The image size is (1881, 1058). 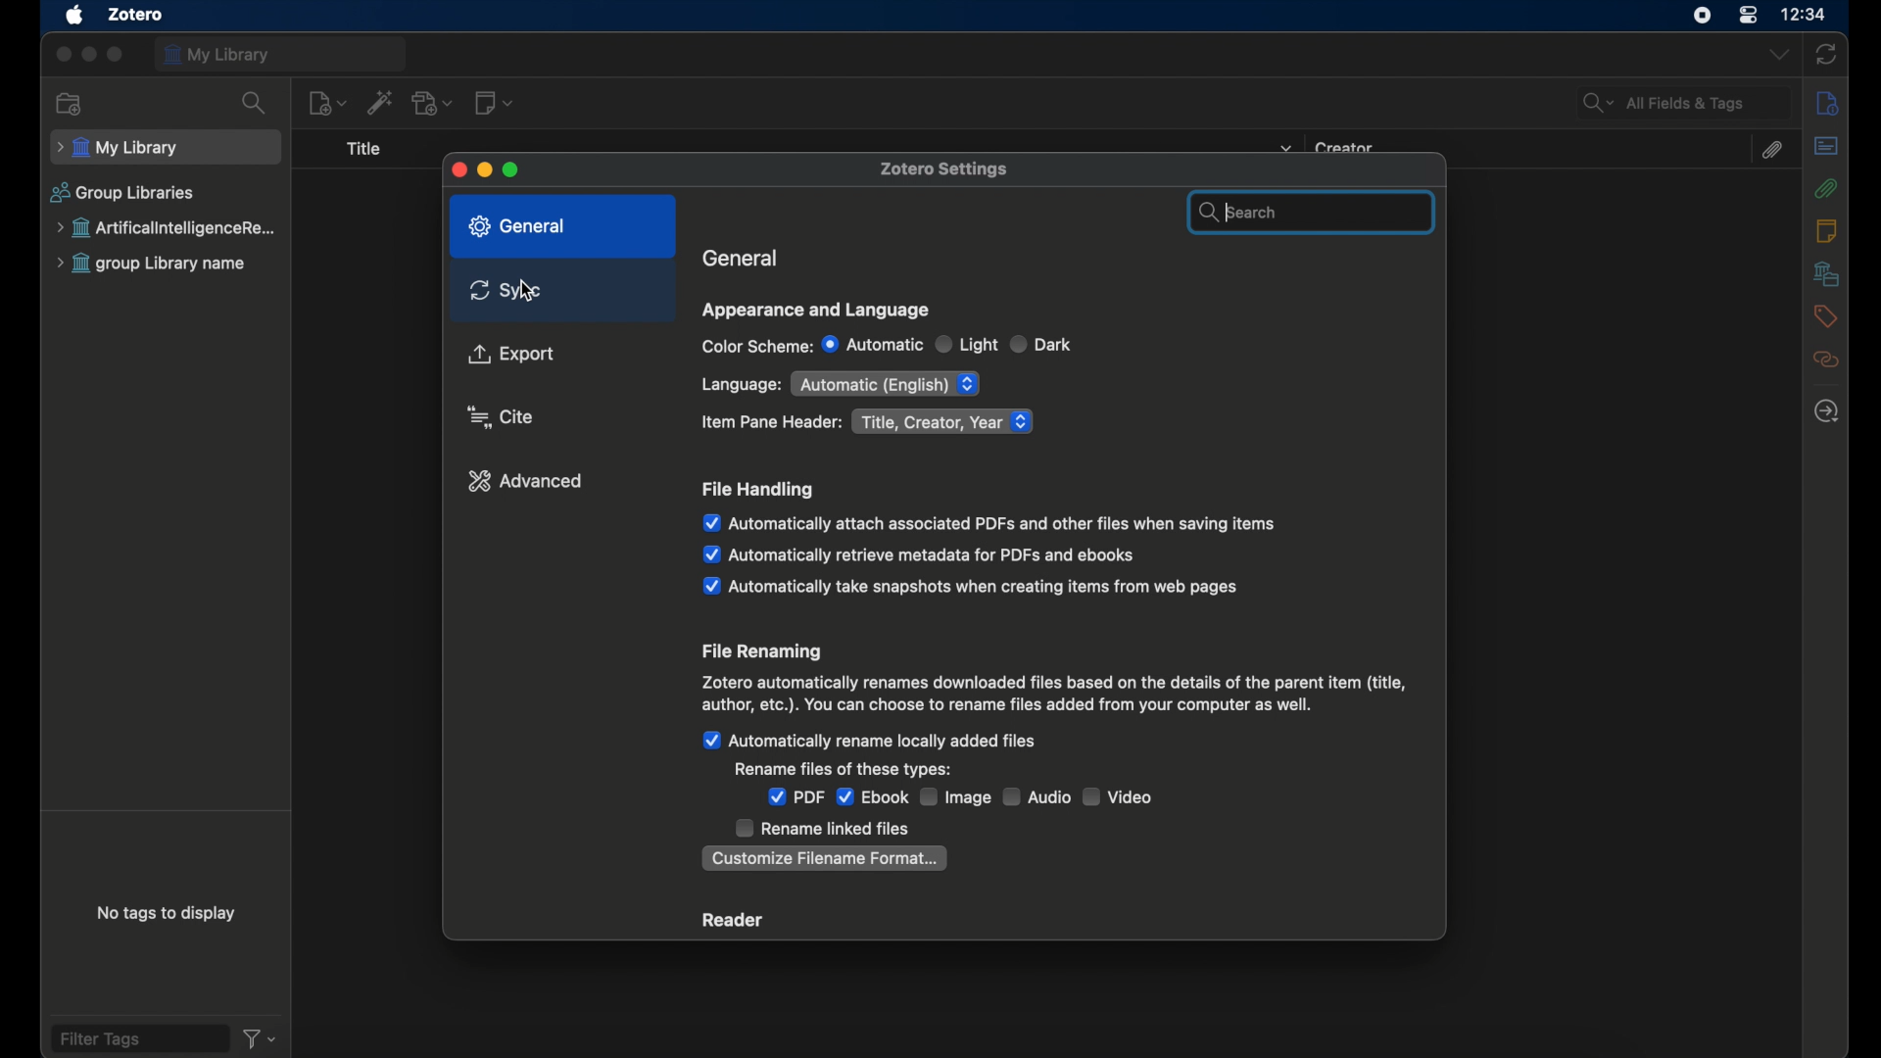 What do you see at coordinates (971, 588) in the screenshot?
I see `automatically take snapshots when creating items from web pages checkbox` at bounding box center [971, 588].